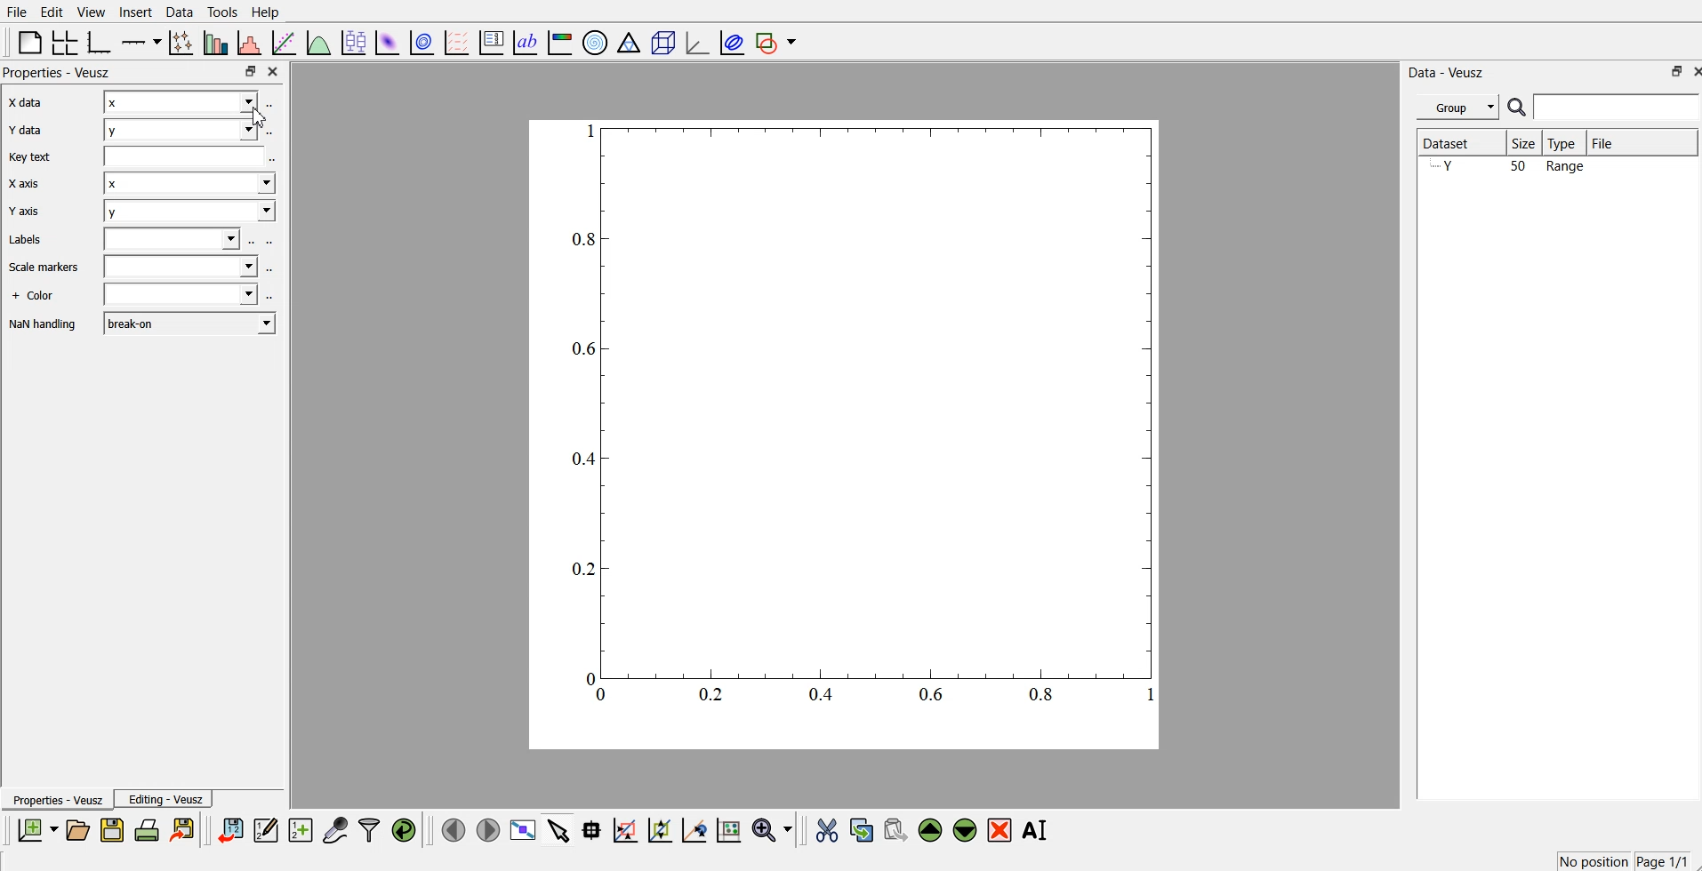 Image resolution: width=1702 pixels, height=871 pixels. I want to click on Y 50 Range, so click(1508, 167).